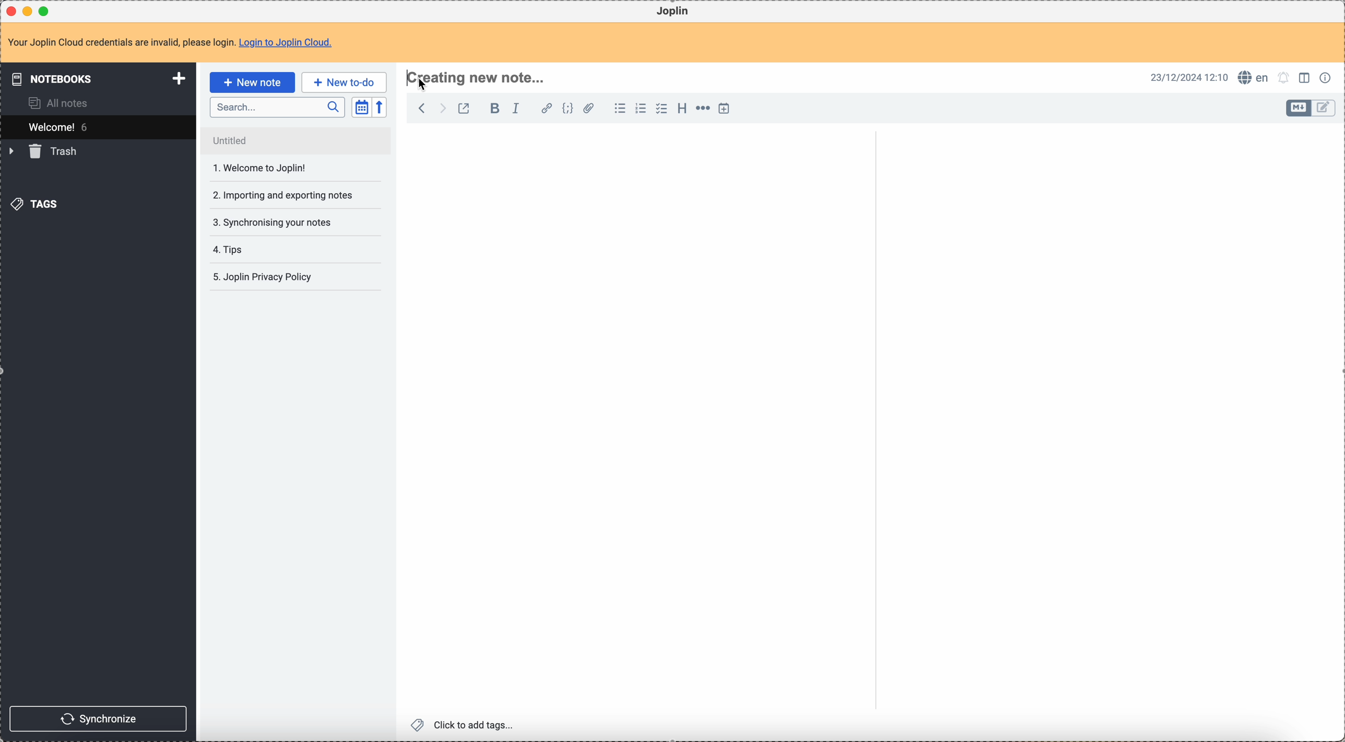  What do you see at coordinates (97, 127) in the screenshot?
I see `welcome` at bounding box center [97, 127].